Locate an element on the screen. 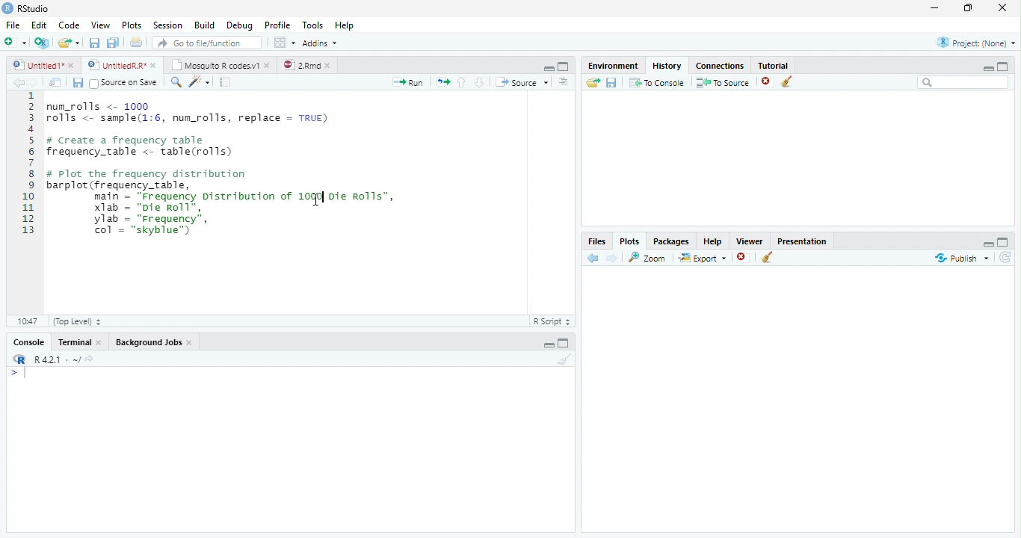  Full Screen is located at coordinates (564, 66).